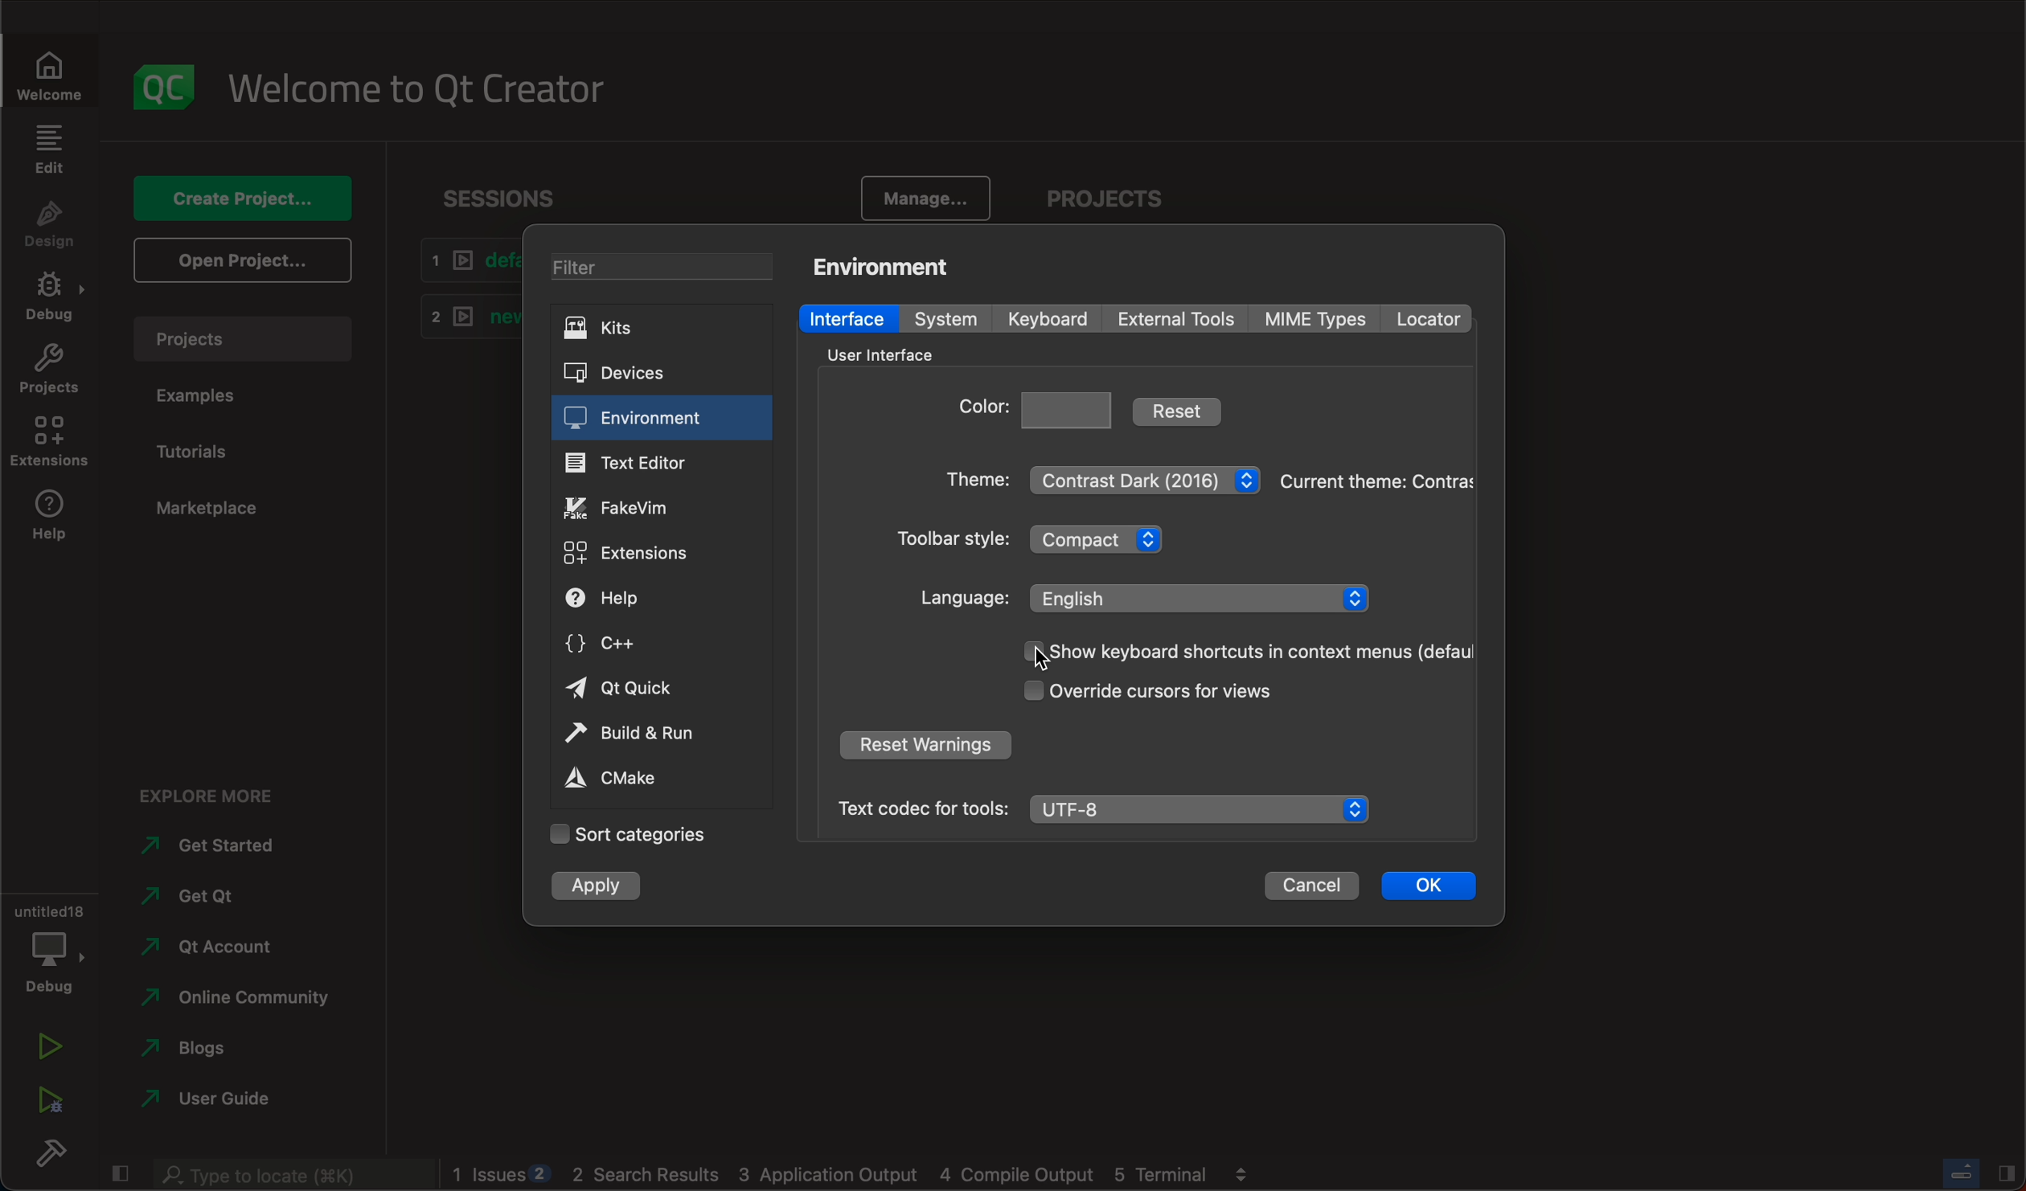 The image size is (2026, 1191). I want to click on kits, so click(659, 330).